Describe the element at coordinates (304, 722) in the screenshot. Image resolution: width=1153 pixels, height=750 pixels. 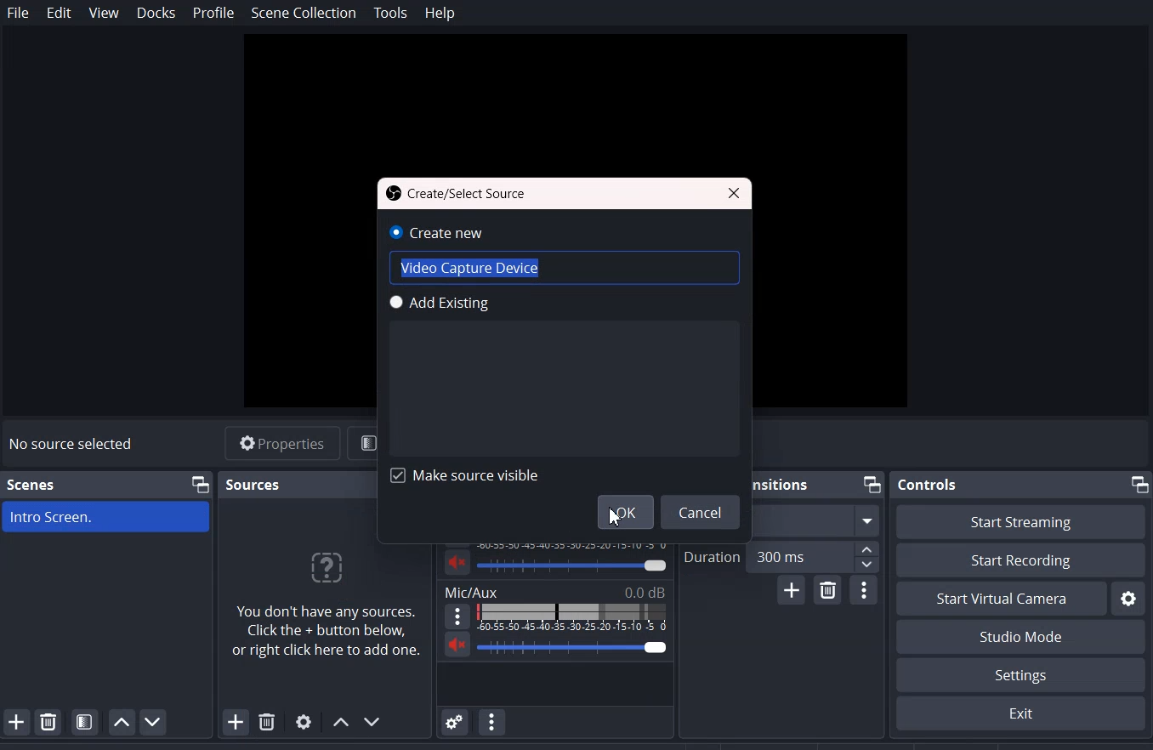
I see `Open source Properties` at that location.